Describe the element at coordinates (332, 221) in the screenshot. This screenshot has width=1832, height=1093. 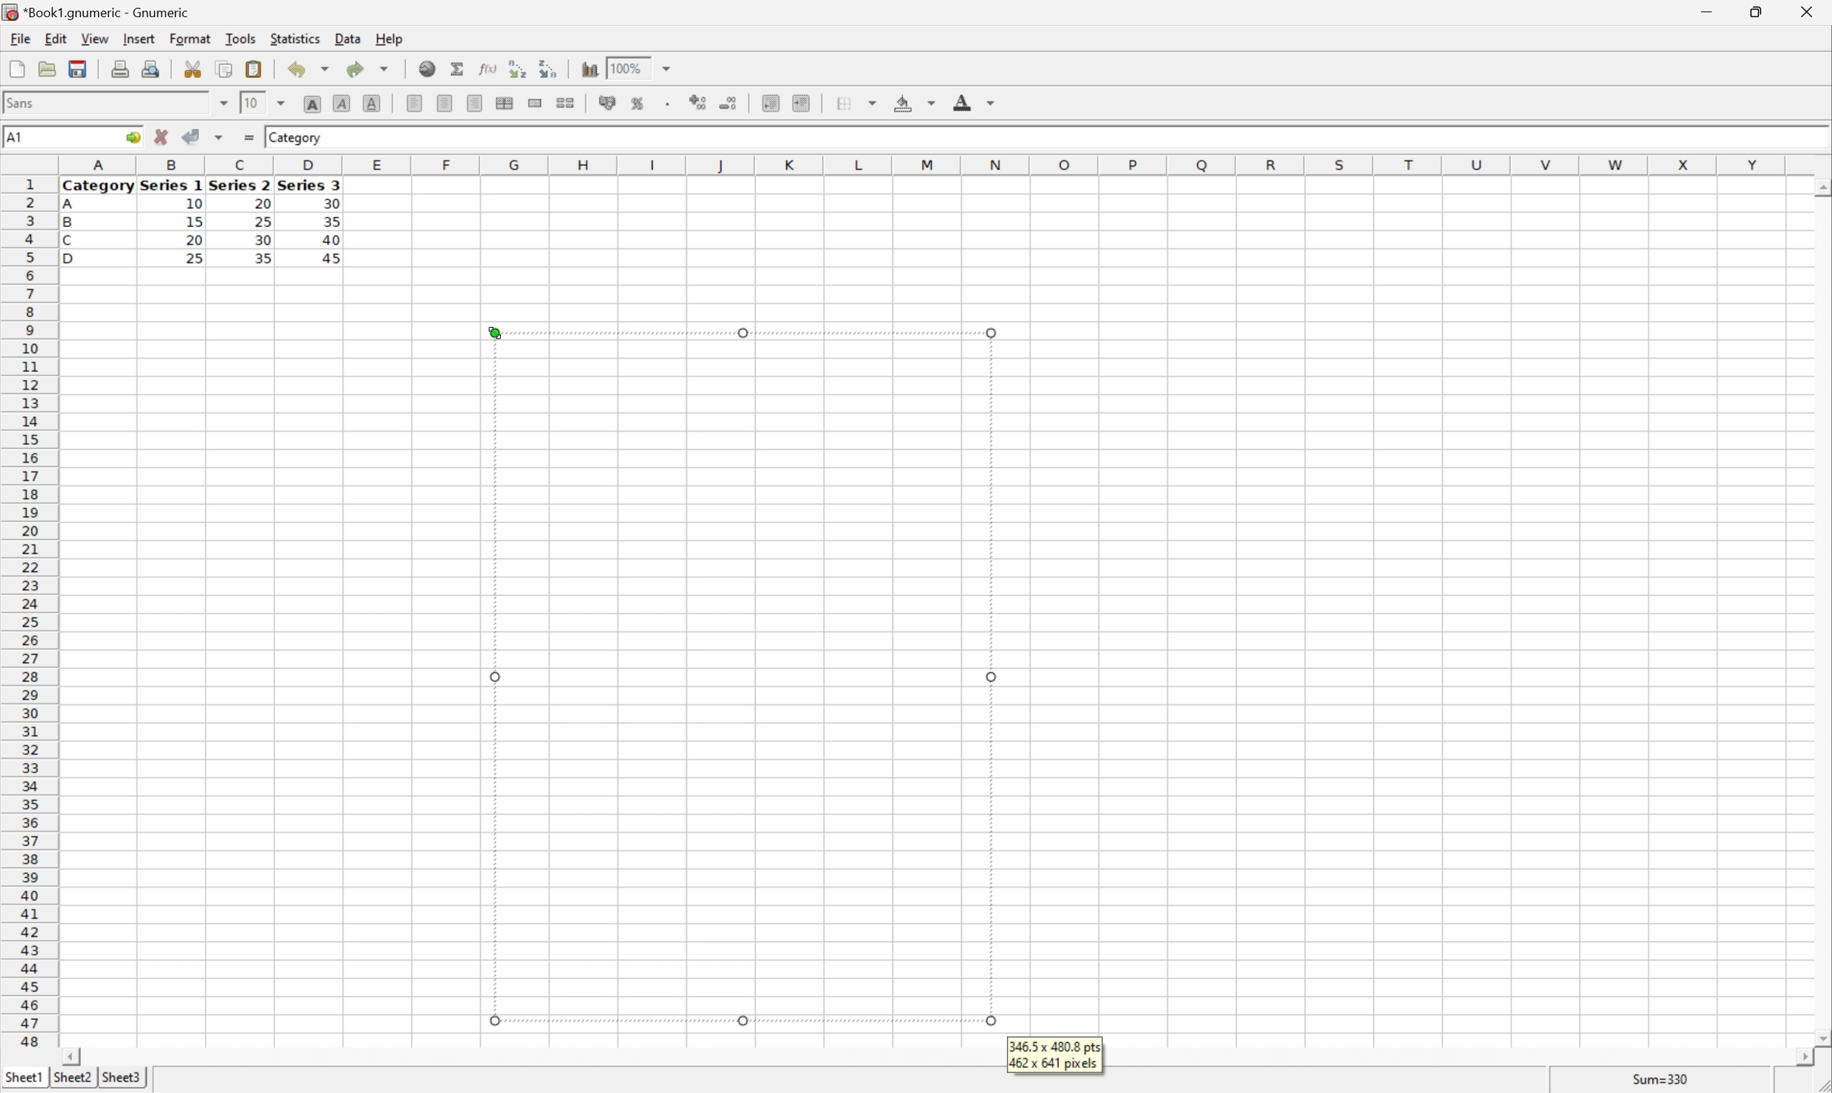
I see `35` at that location.